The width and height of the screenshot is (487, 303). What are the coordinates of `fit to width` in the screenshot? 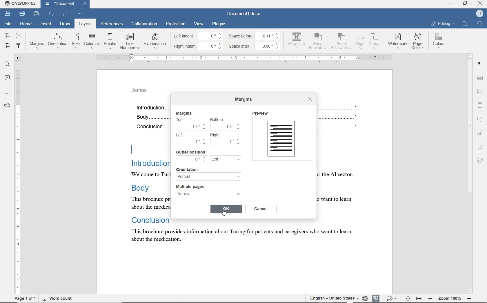 It's located at (419, 298).